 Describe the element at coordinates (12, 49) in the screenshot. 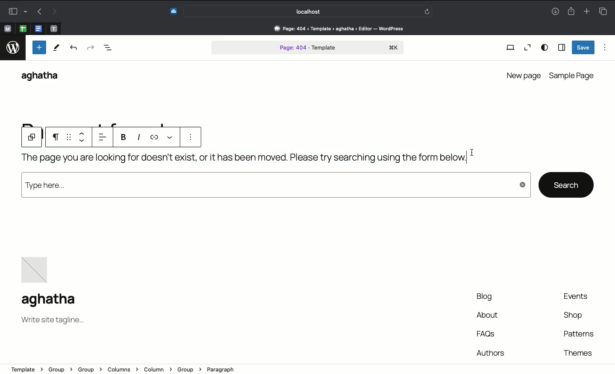

I see `logo` at that location.